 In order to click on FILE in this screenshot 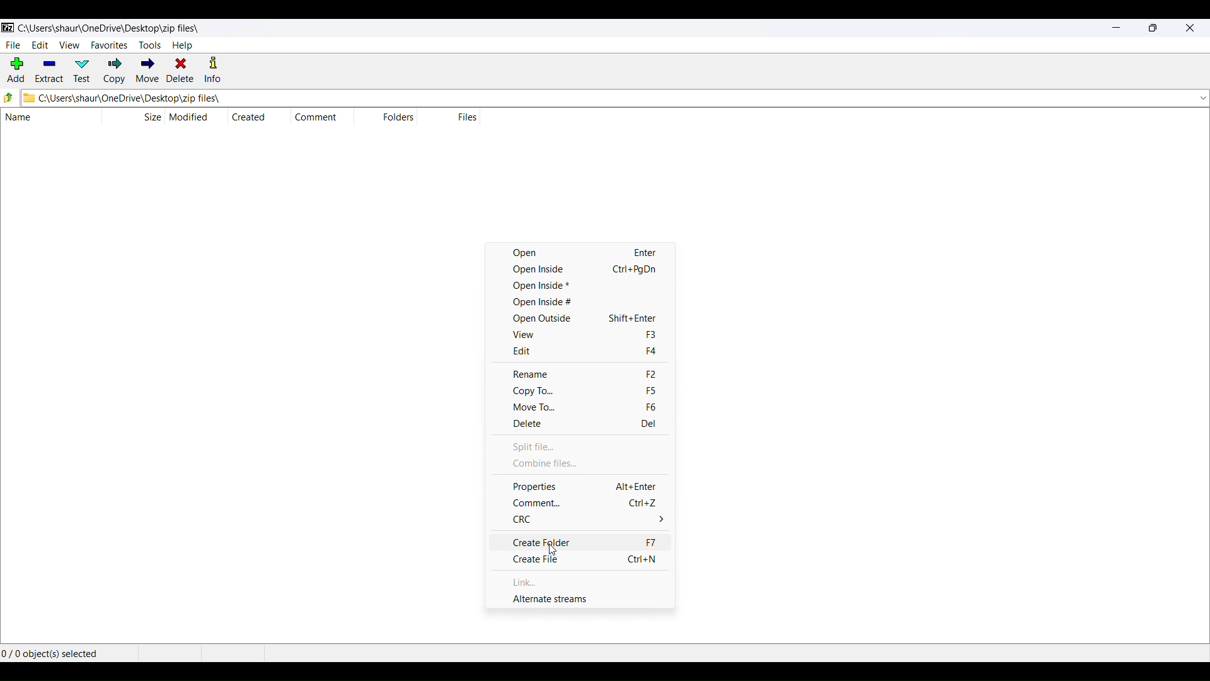, I will do `click(12, 45)`.